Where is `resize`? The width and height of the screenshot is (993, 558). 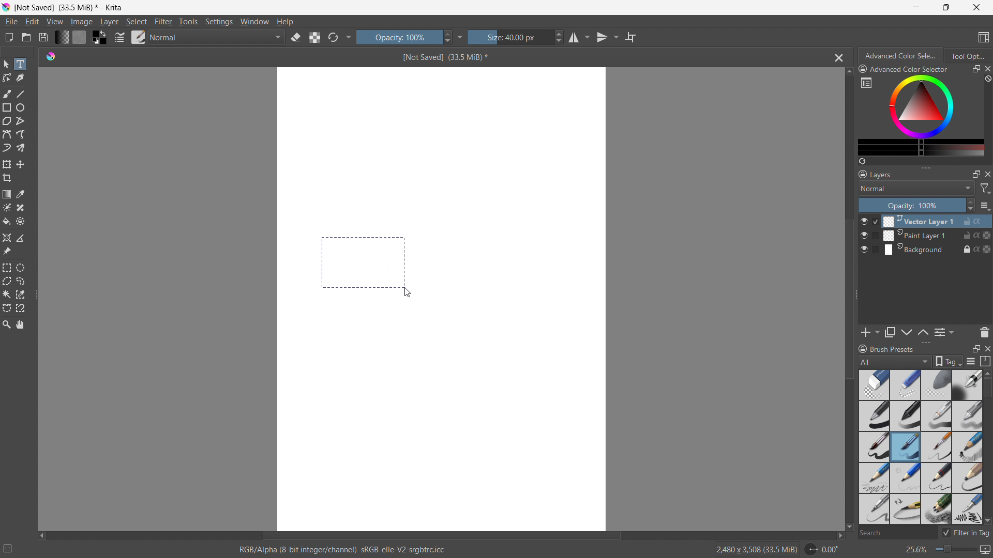 resize is located at coordinates (856, 295).